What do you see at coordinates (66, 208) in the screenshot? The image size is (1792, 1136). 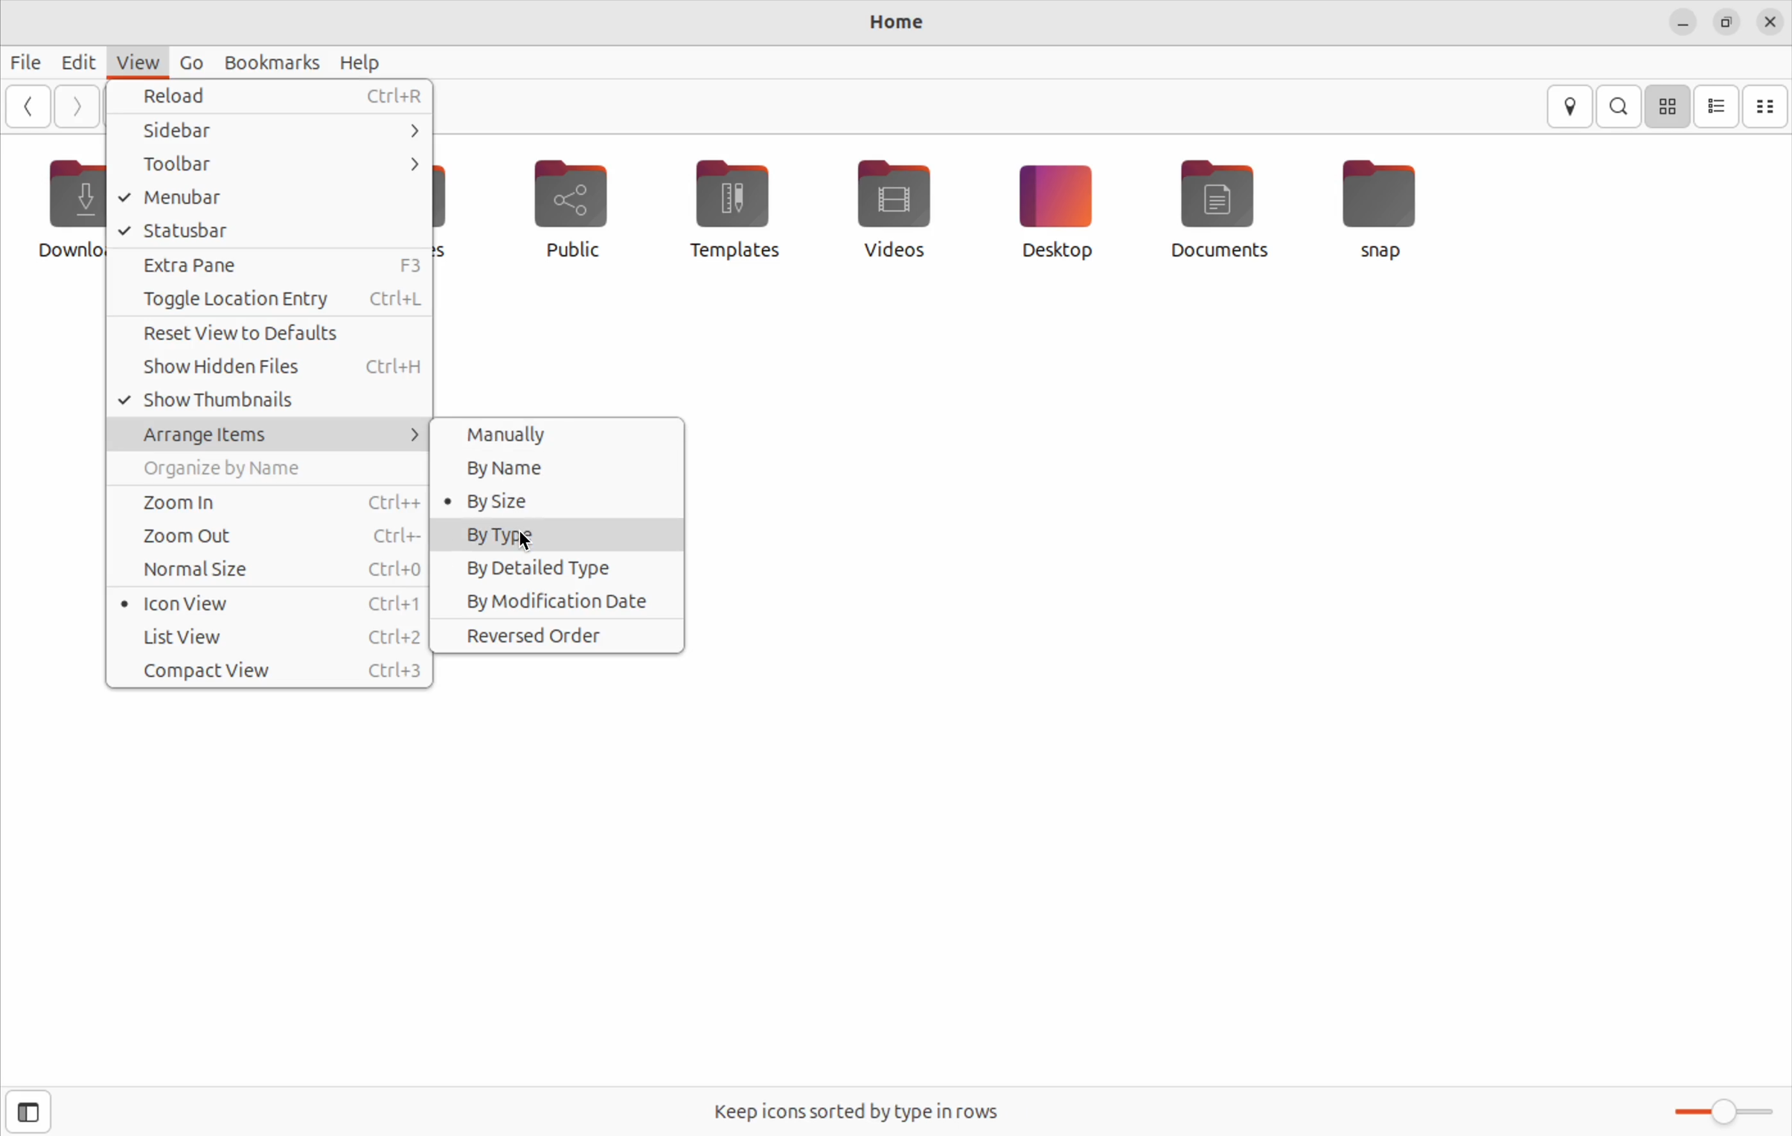 I see `downloads` at bounding box center [66, 208].